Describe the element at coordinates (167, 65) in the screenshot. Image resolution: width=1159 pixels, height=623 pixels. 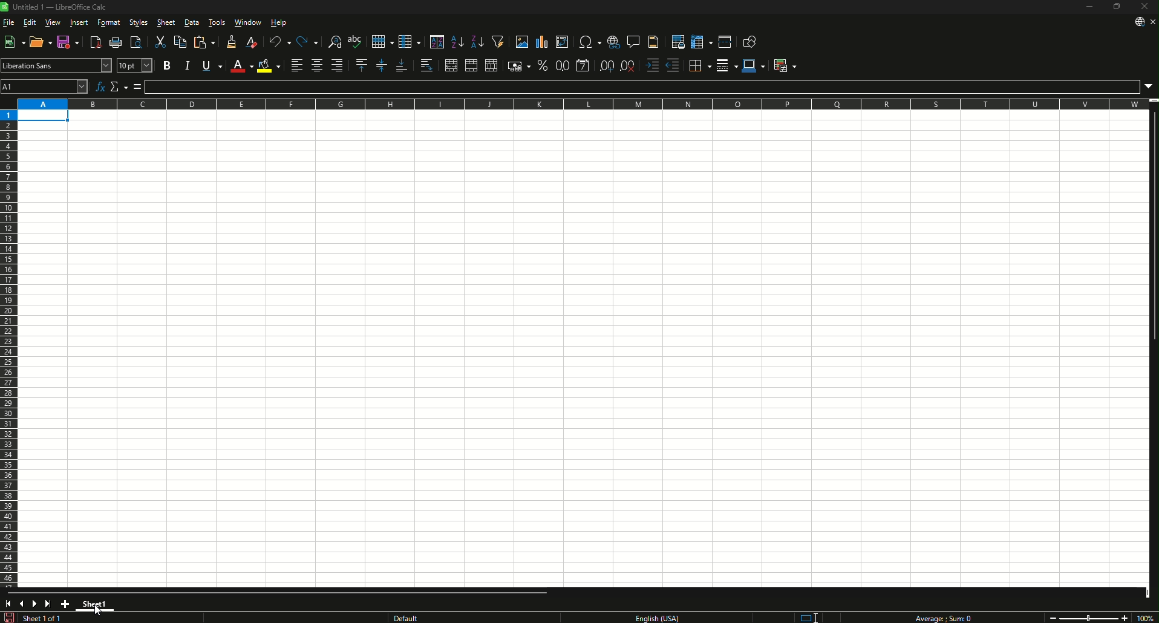
I see `Bold` at that location.